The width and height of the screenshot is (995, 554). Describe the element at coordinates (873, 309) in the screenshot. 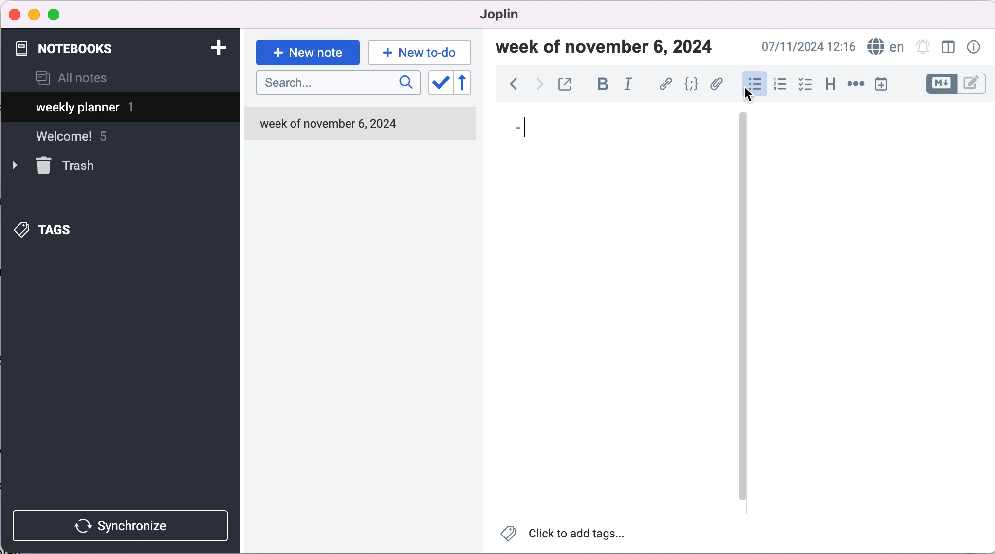

I see `blank canvas` at that location.